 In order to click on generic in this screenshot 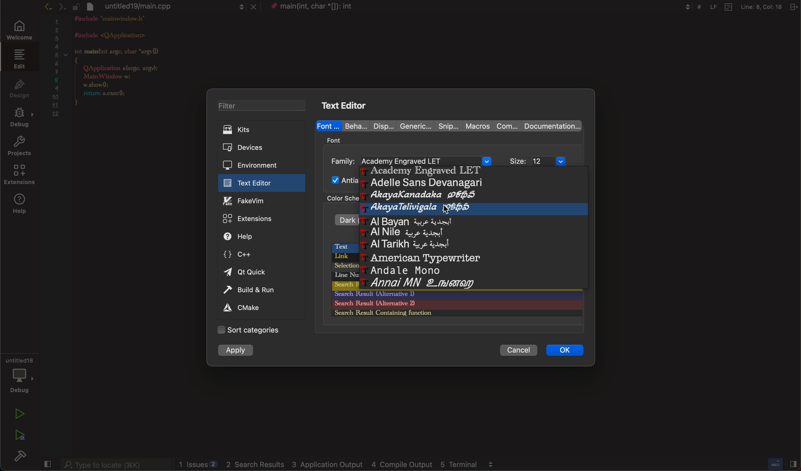, I will do `click(413, 125)`.